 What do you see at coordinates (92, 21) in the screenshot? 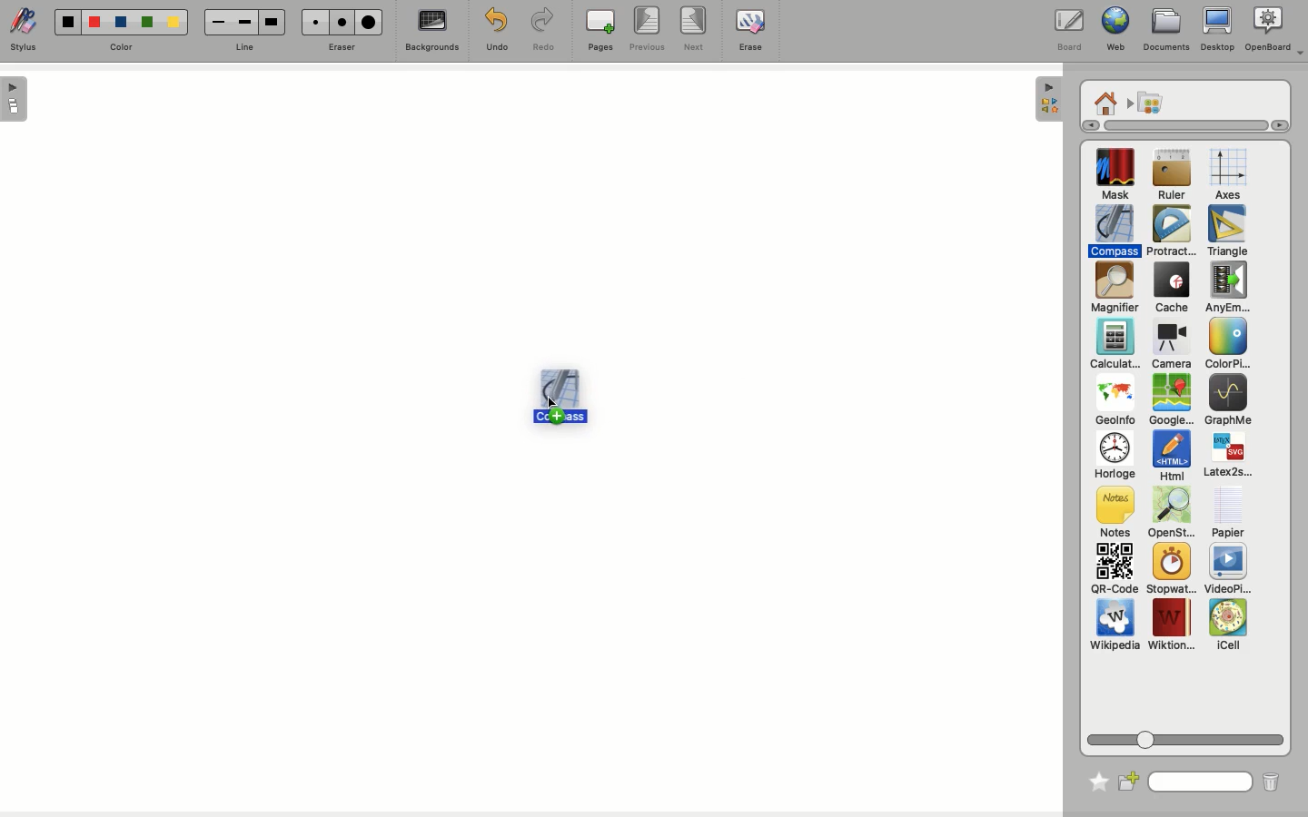
I see `color2` at bounding box center [92, 21].